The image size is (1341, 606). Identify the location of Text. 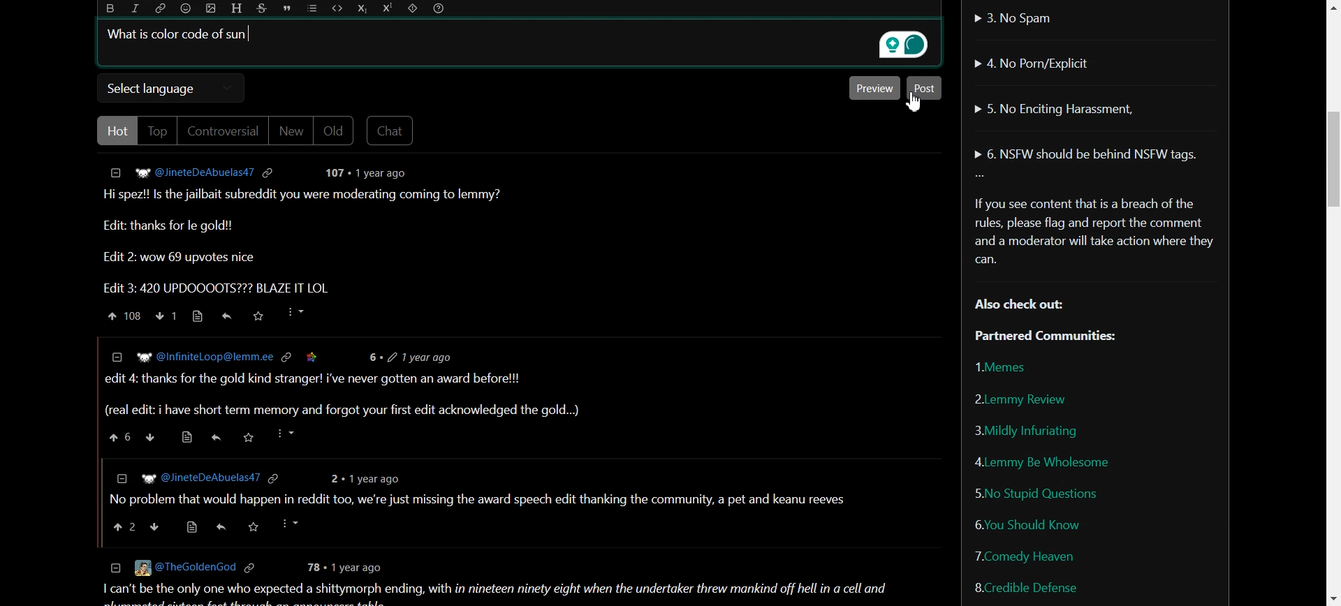
(294, 197).